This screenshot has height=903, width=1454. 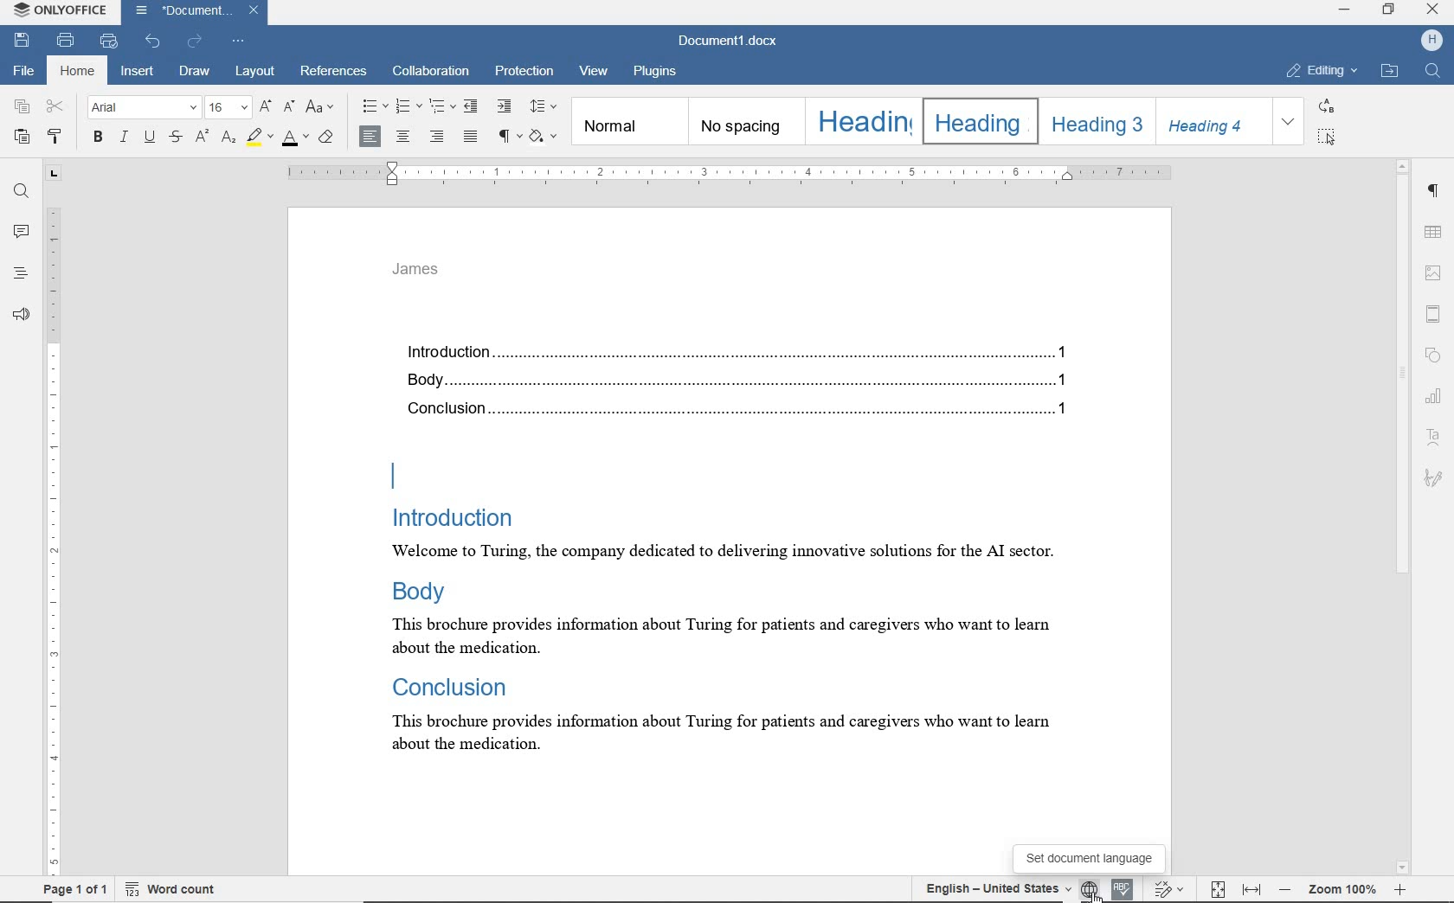 I want to click on plugins, so click(x=655, y=72).